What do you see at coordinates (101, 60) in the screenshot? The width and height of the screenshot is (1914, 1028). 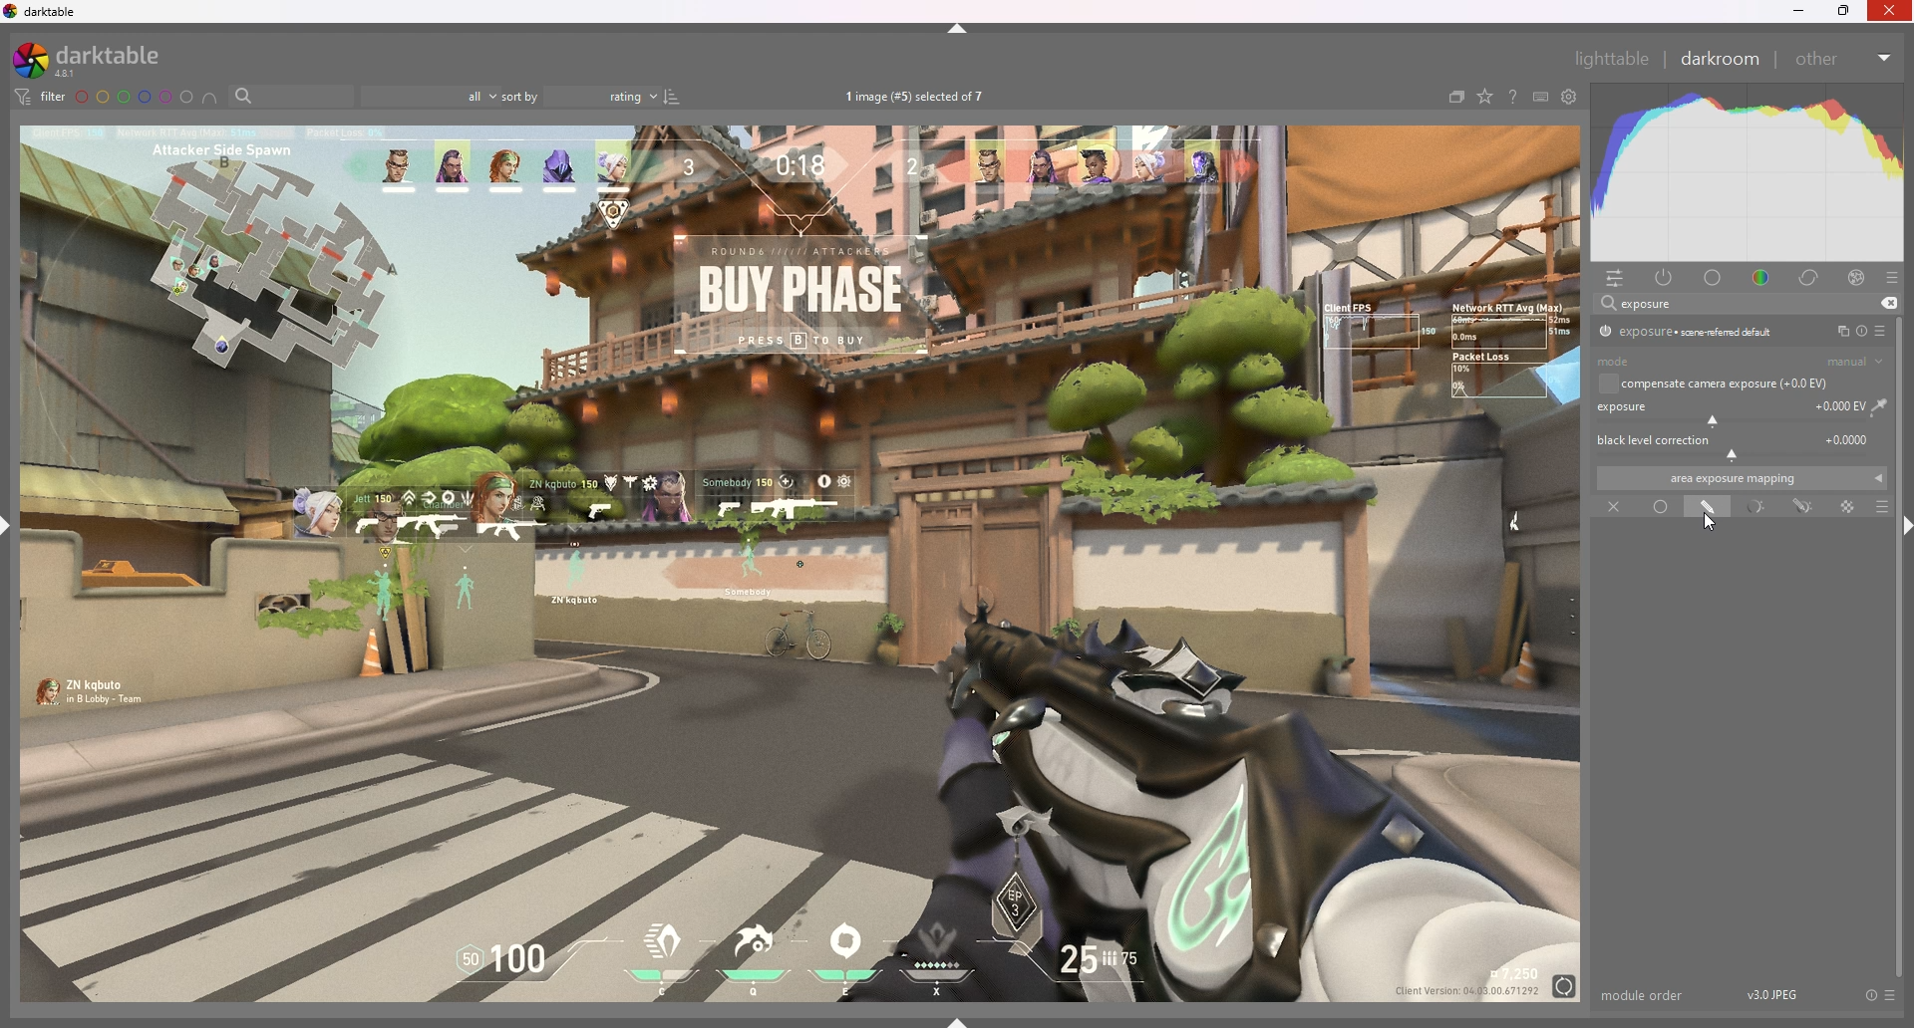 I see `darktable` at bounding box center [101, 60].